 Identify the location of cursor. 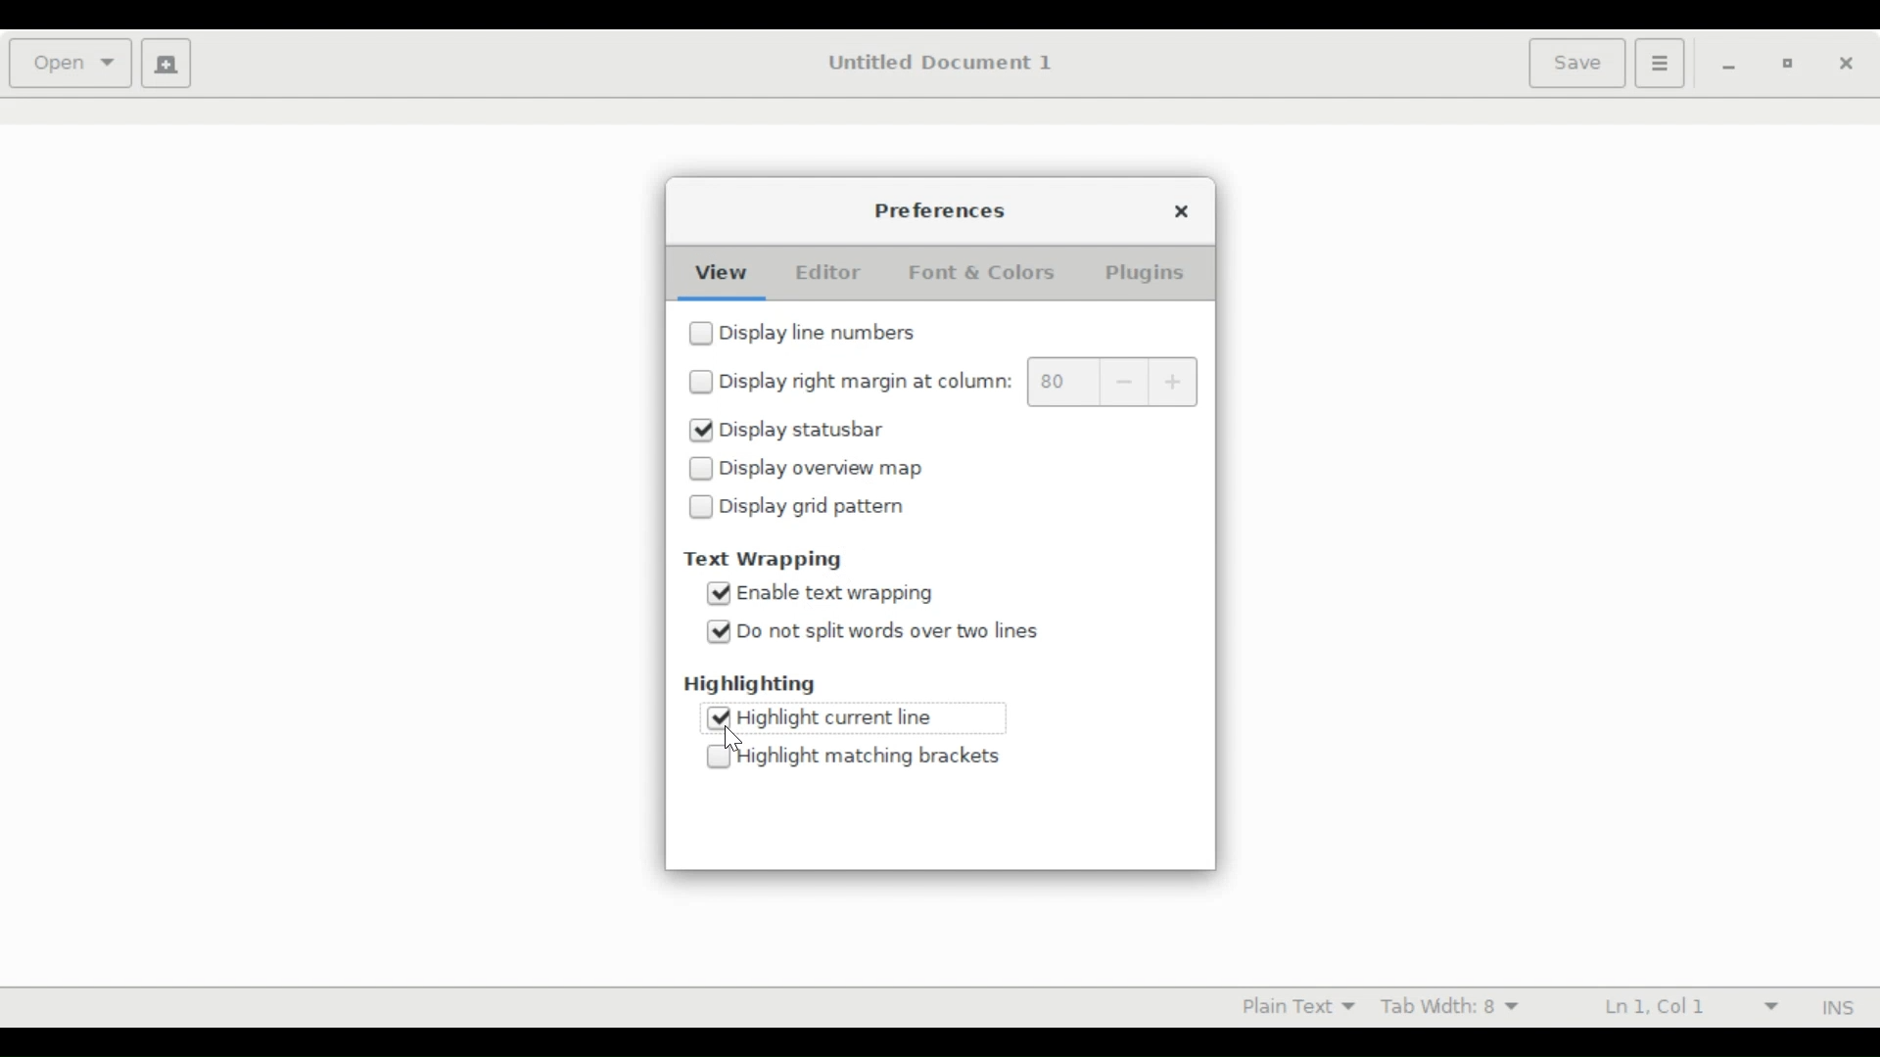
(735, 739).